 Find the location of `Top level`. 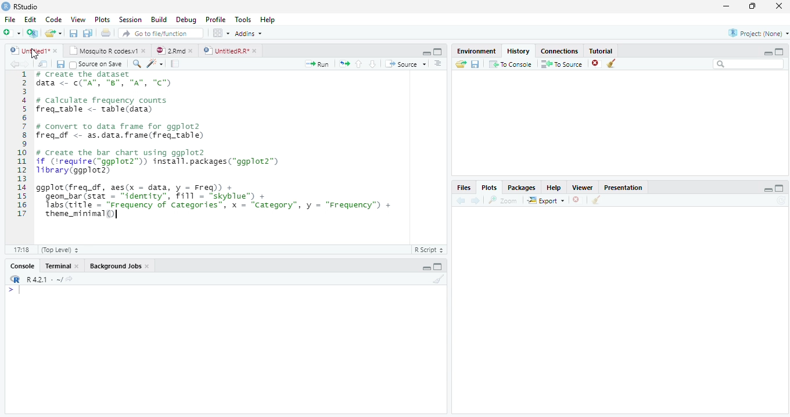

Top level is located at coordinates (58, 250).